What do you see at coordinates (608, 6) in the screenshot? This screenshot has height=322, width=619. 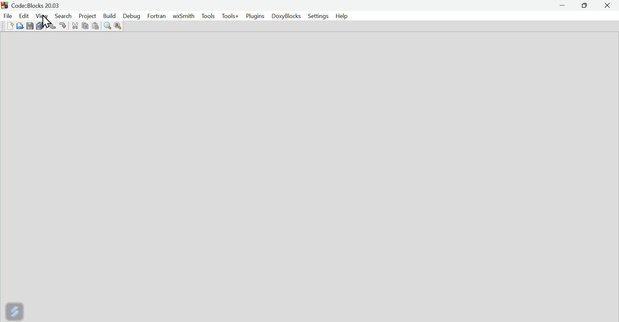 I see `Close` at bounding box center [608, 6].